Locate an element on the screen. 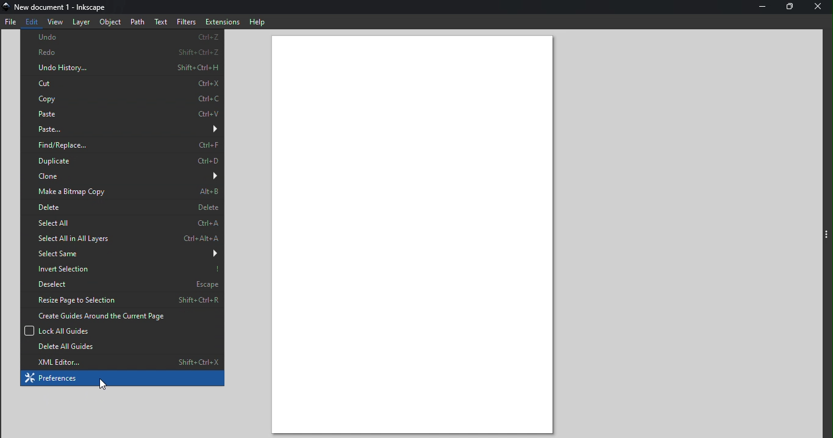 The height and width of the screenshot is (438, 833). Path is located at coordinates (137, 21).